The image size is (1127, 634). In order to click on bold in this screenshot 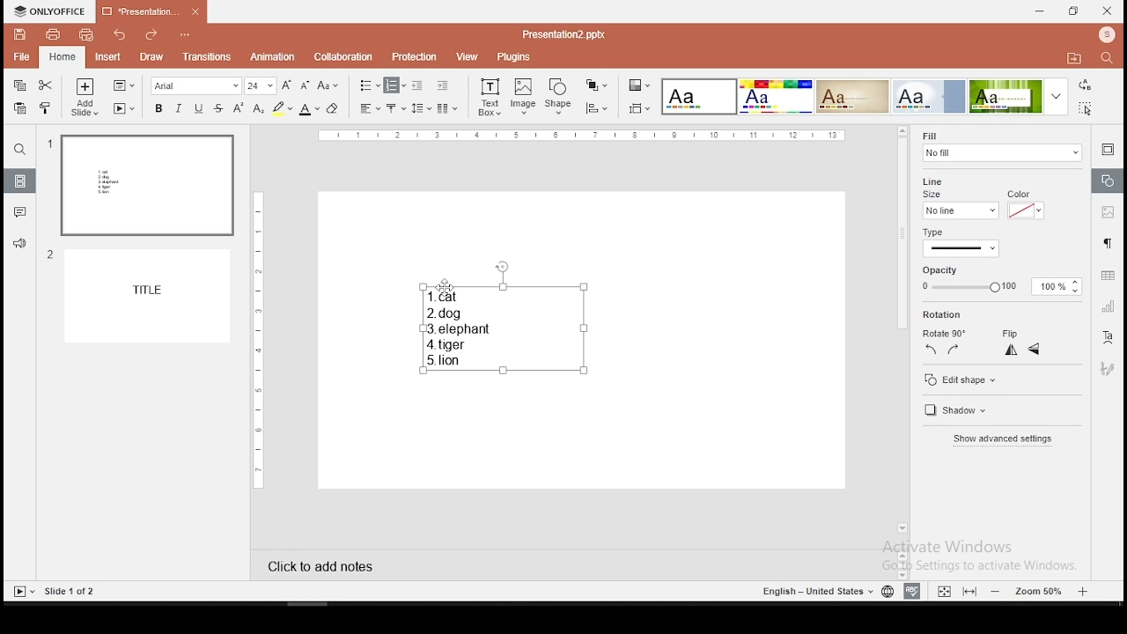, I will do `click(157, 107)`.